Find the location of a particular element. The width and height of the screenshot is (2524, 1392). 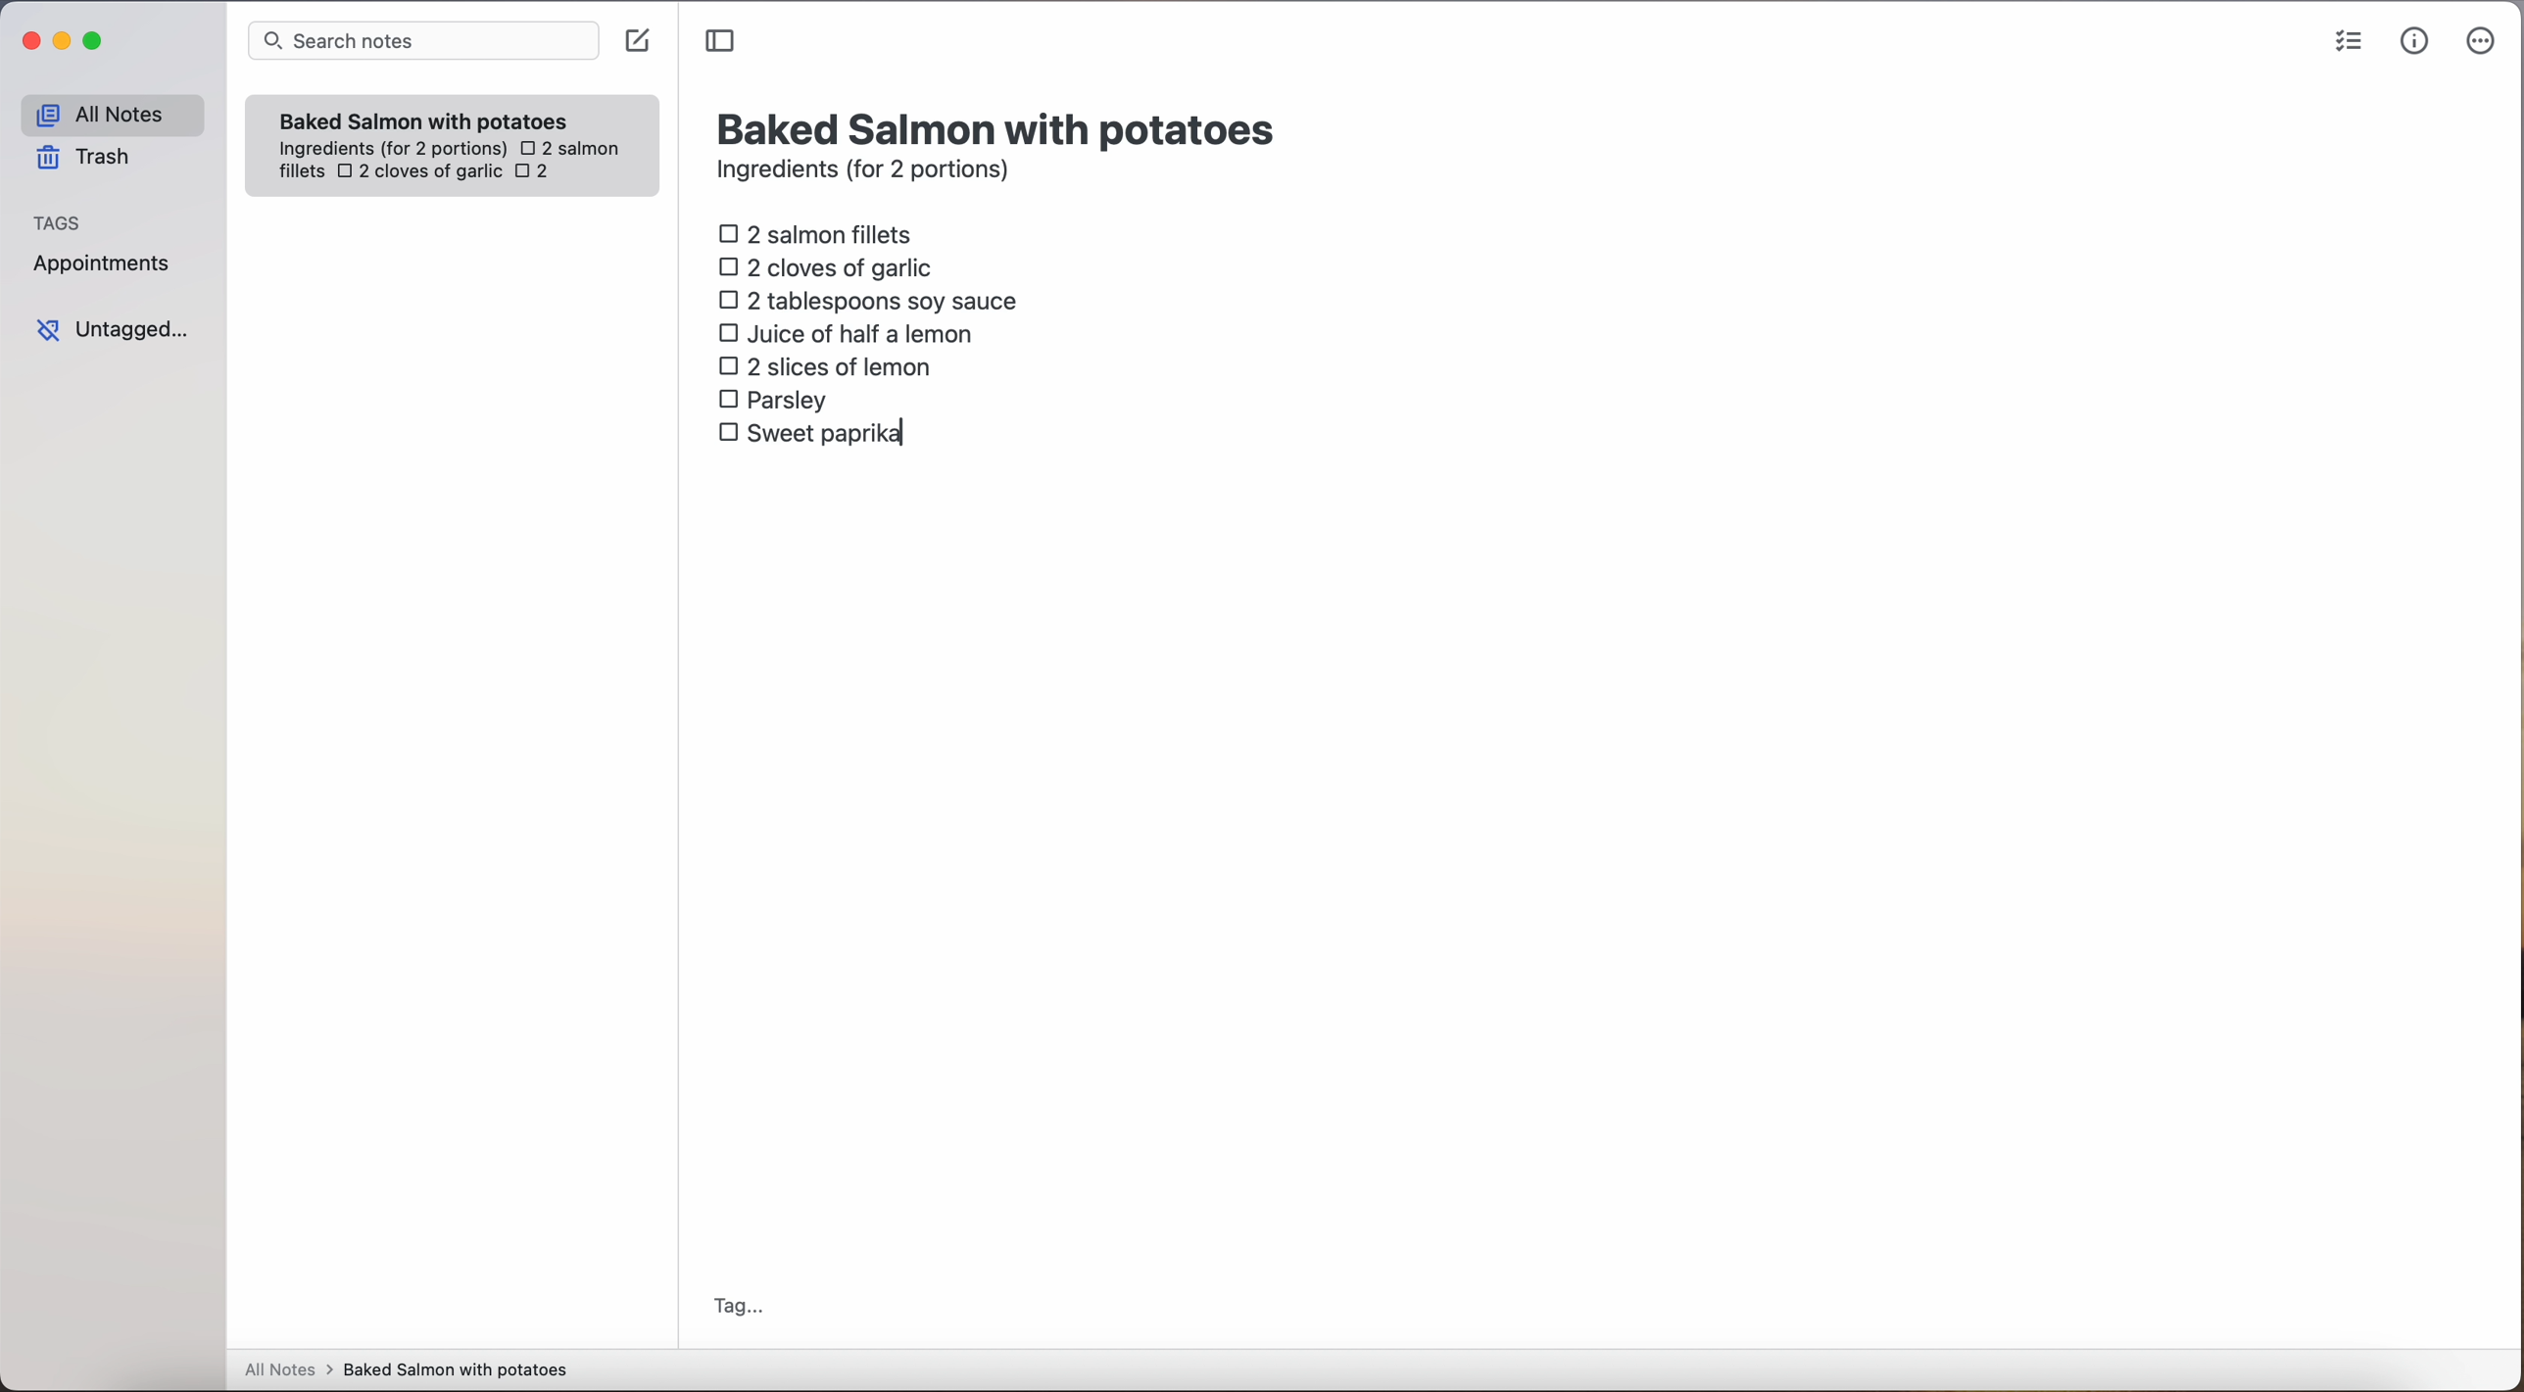

2 salmon is located at coordinates (567, 145).